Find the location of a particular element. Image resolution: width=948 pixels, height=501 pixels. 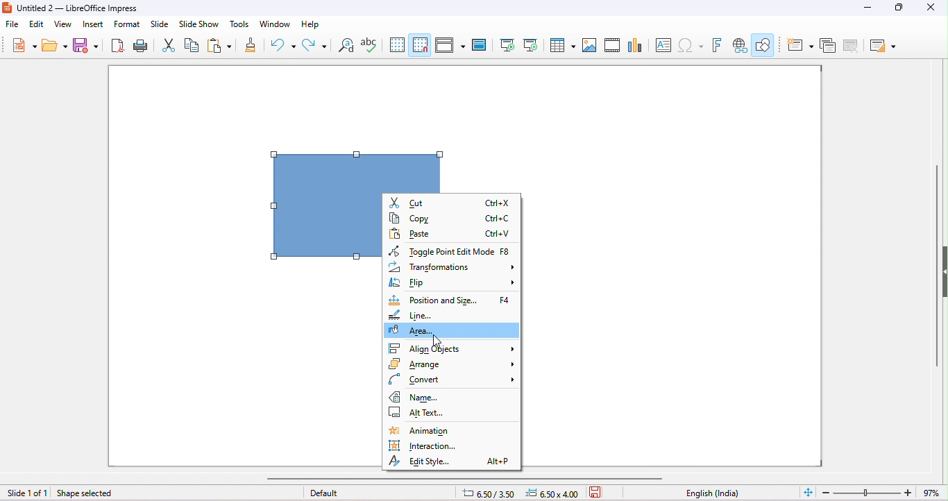

display grid is located at coordinates (398, 44).